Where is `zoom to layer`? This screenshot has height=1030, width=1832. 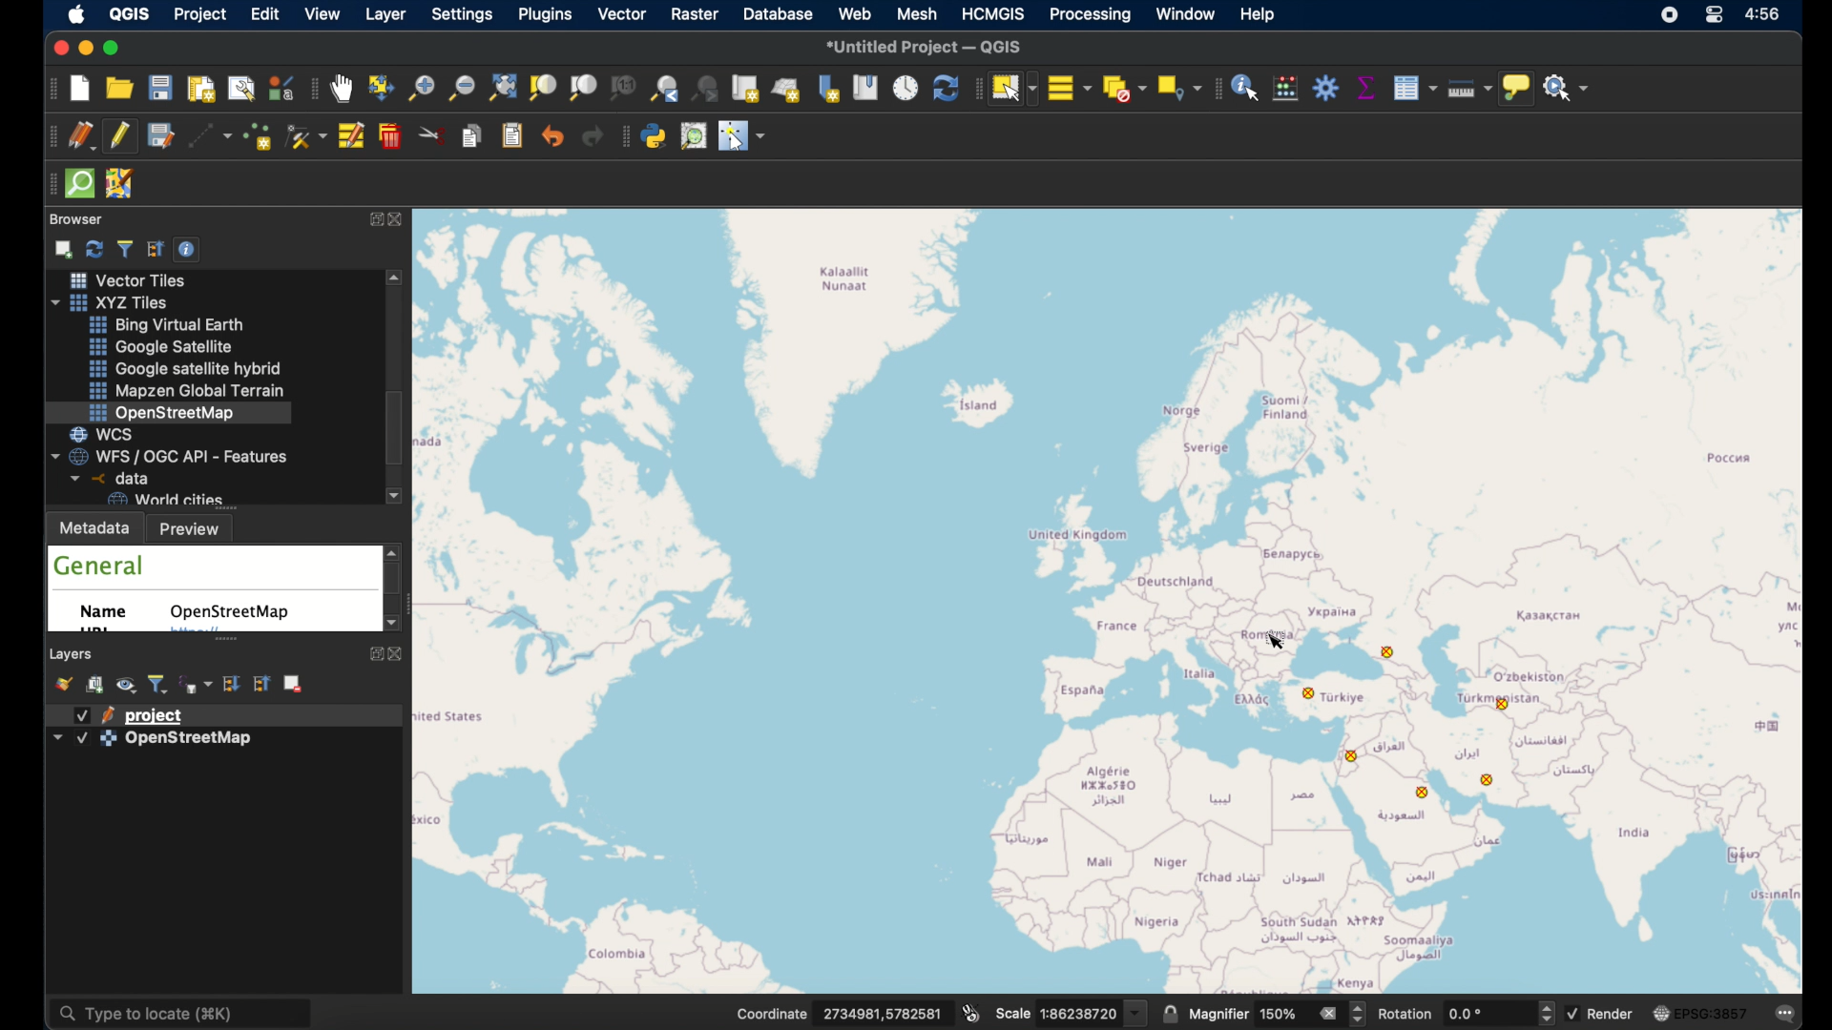
zoom to layer is located at coordinates (583, 89).